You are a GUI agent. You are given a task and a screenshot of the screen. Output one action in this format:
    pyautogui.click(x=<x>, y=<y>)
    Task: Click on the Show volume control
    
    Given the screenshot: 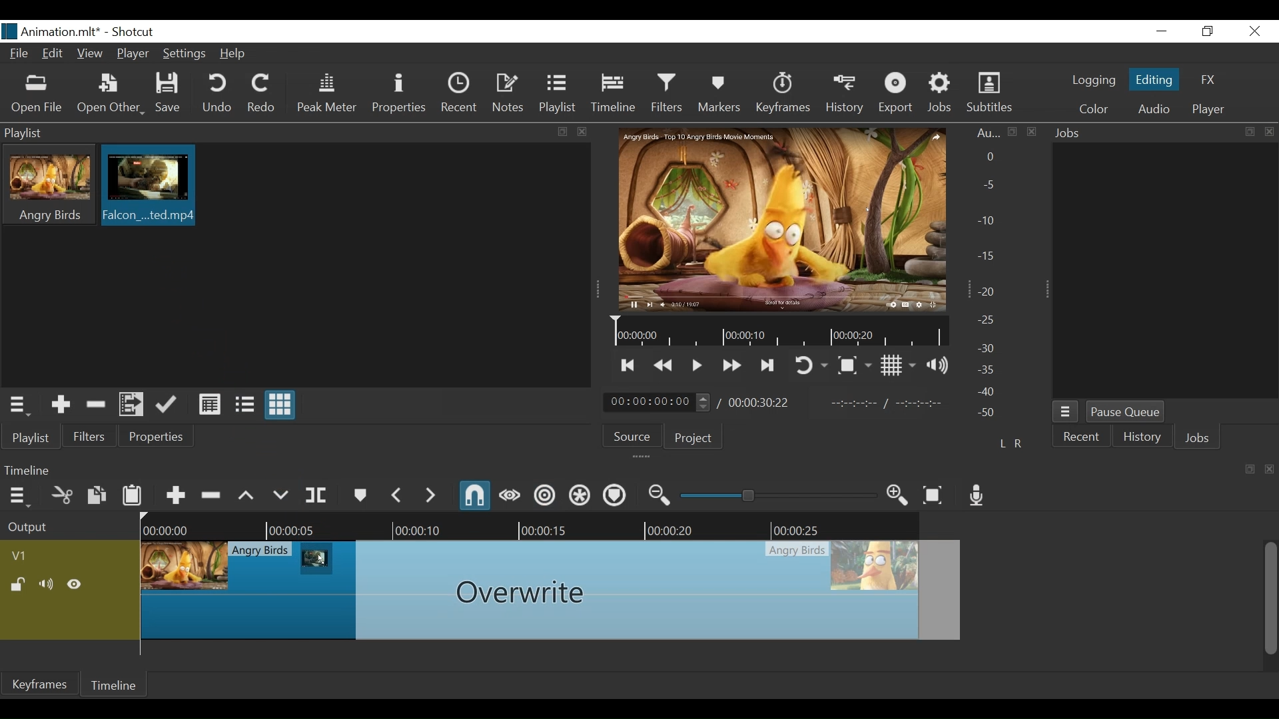 What is the action you would take?
    pyautogui.click(x=938, y=365)
    